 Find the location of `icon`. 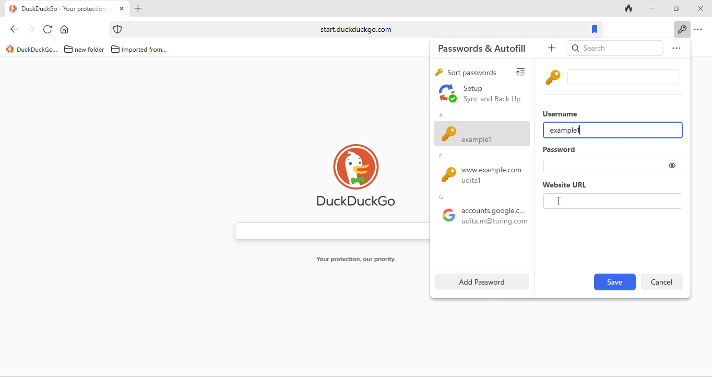

icon is located at coordinates (118, 29).